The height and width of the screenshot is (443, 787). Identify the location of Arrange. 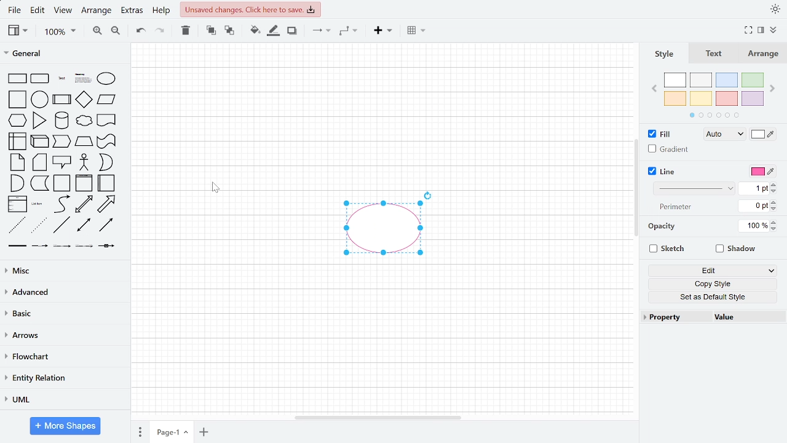
(765, 55).